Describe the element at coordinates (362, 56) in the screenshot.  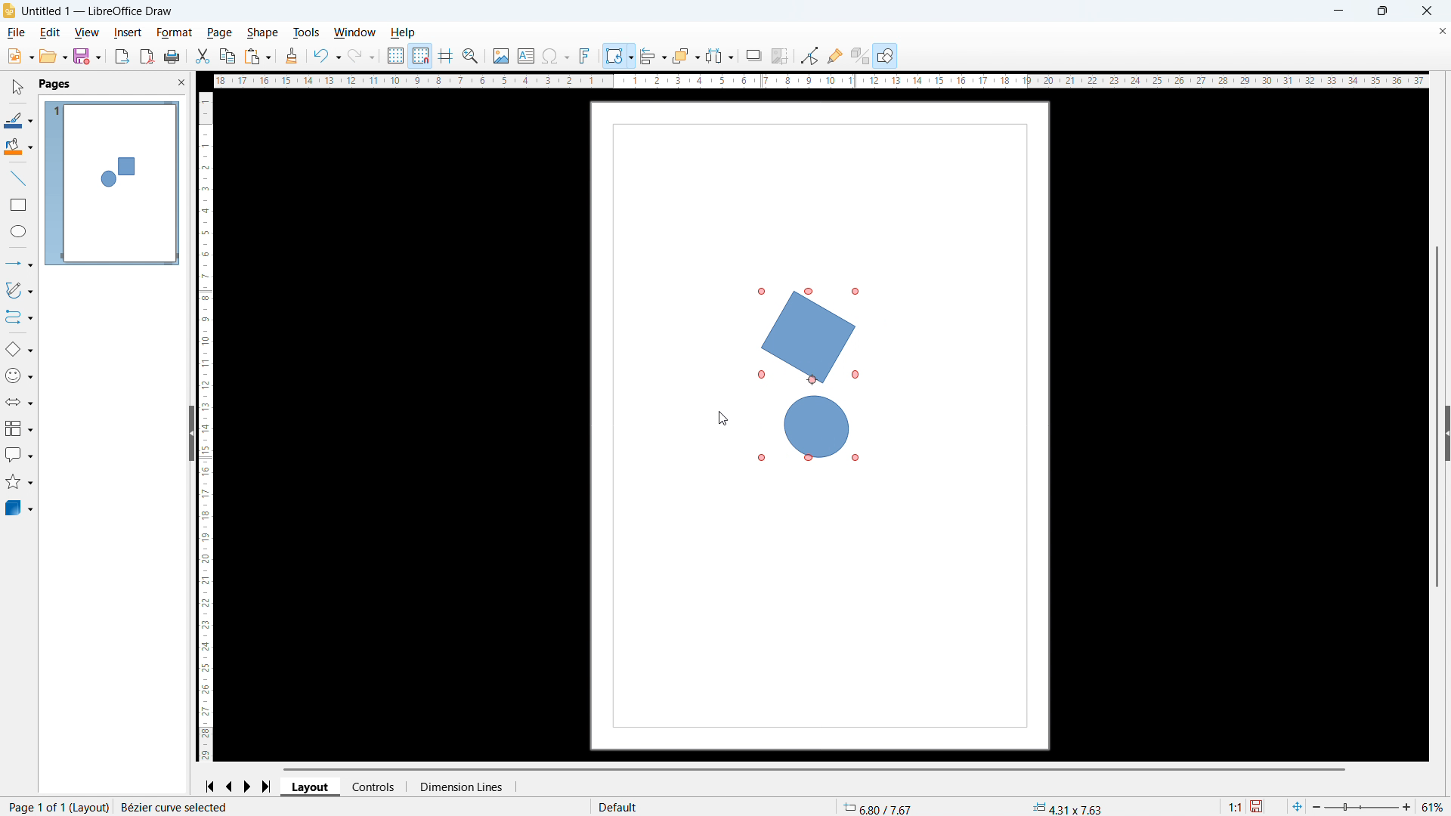
I see `redo ` at that location.